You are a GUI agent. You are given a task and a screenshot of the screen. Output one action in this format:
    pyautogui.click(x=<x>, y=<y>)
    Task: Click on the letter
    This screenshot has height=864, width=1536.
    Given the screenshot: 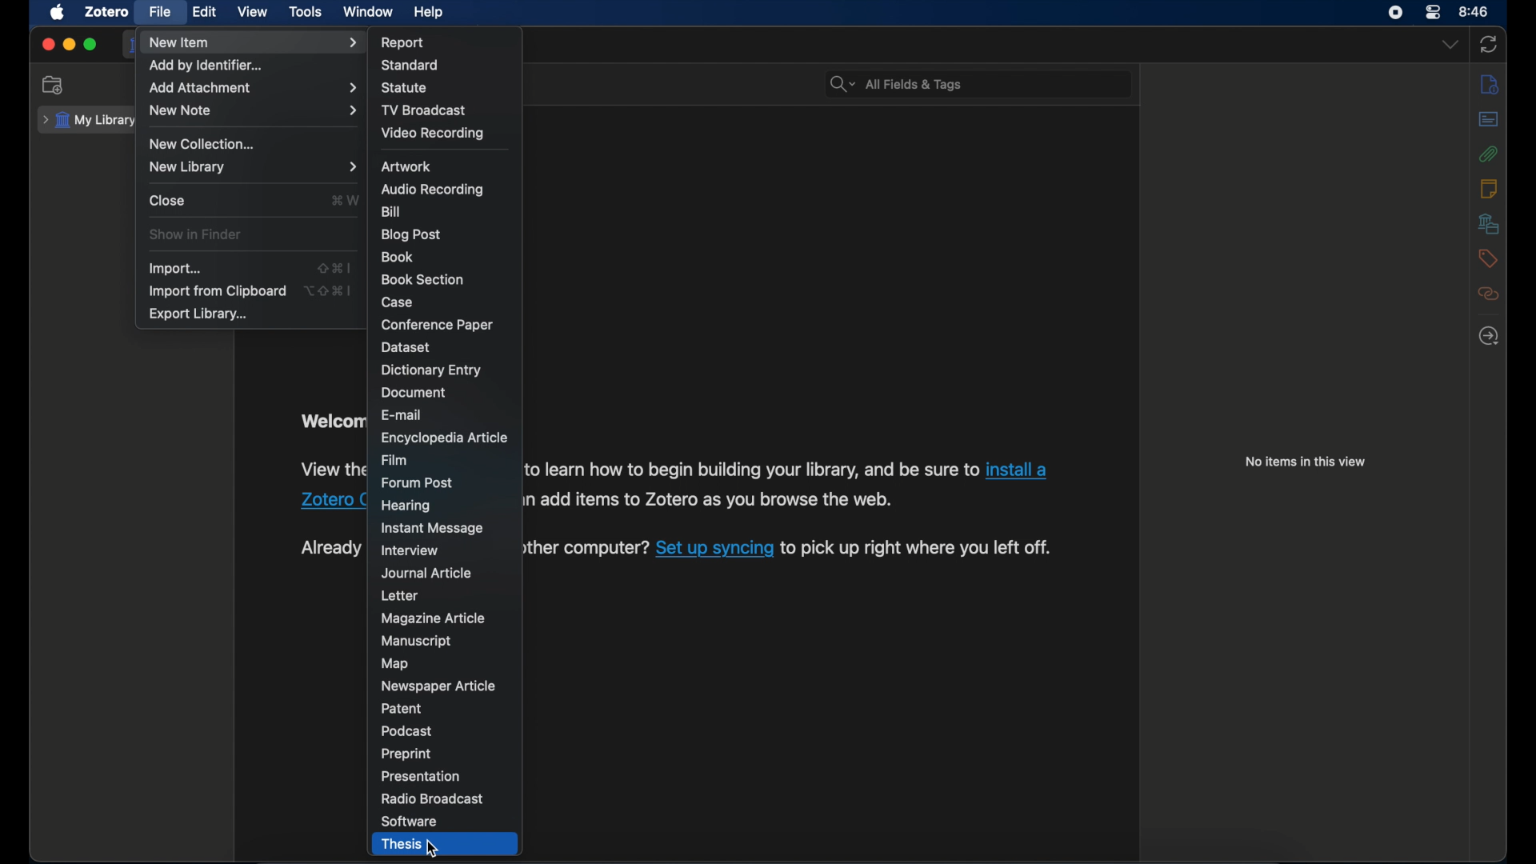 What is the action you would take?
    pyautogui.click(x=399, y=595)
    